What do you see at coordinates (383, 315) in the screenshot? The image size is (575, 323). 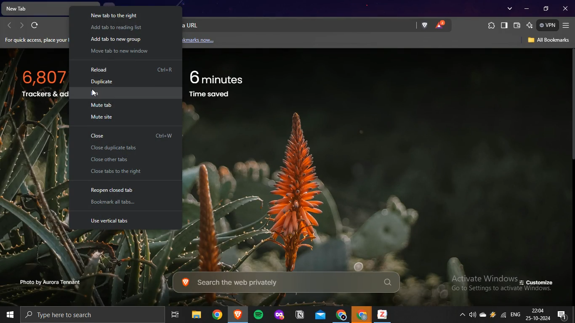 I see `zotero` at bounding box center [383, 315].